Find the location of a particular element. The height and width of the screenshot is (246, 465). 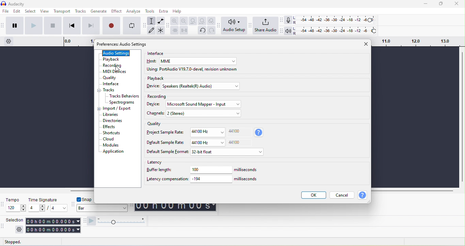

selection is located at coordinates (16, 225).